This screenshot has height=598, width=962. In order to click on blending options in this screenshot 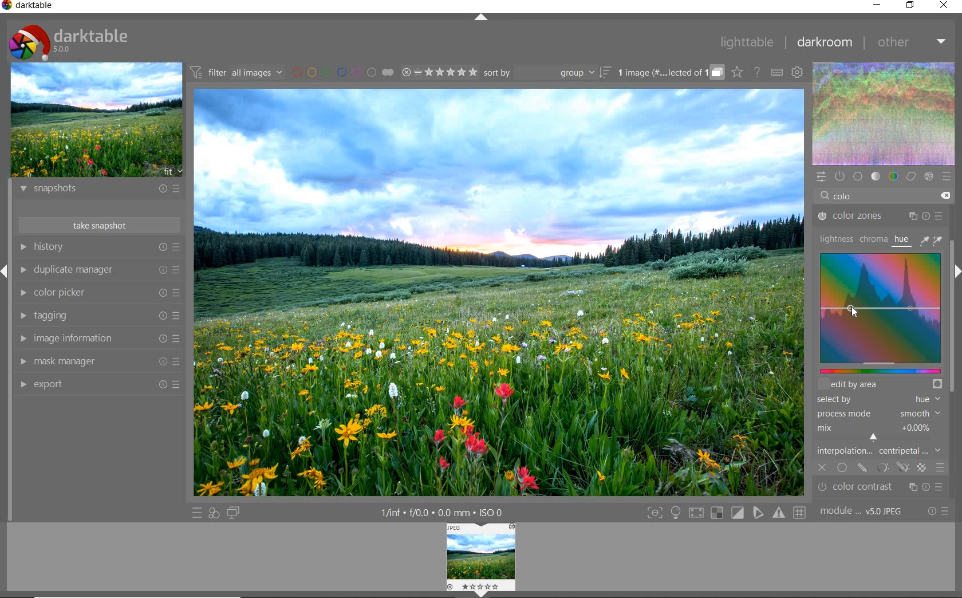, I will do `click(940, 466)`.